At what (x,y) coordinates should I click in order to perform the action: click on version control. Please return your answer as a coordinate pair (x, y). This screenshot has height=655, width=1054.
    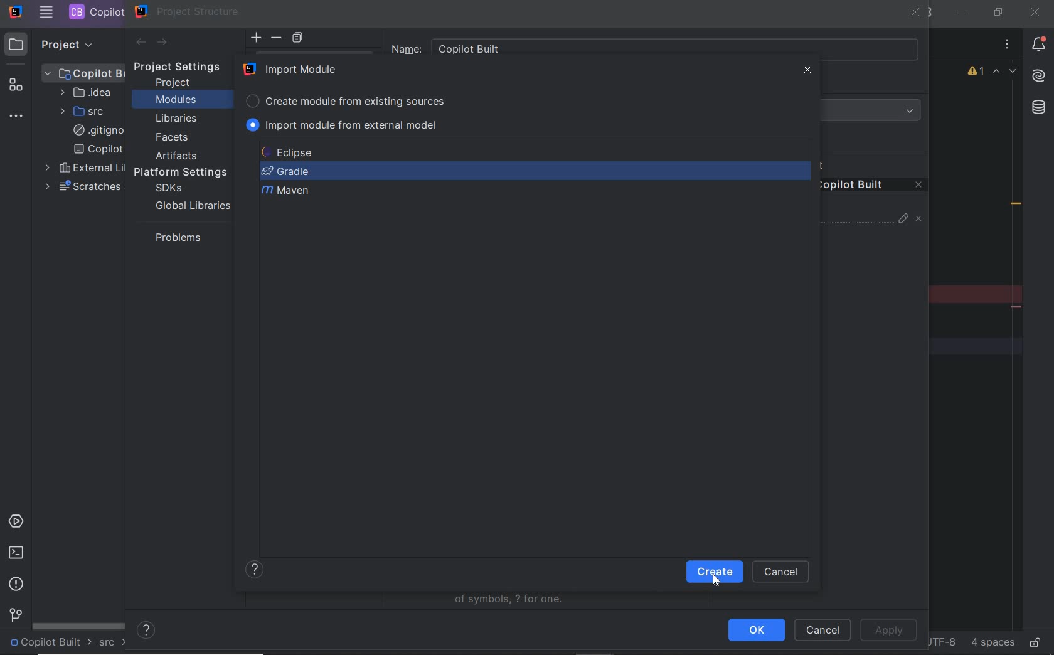
    Looking at the image, I should click on (14, 616).